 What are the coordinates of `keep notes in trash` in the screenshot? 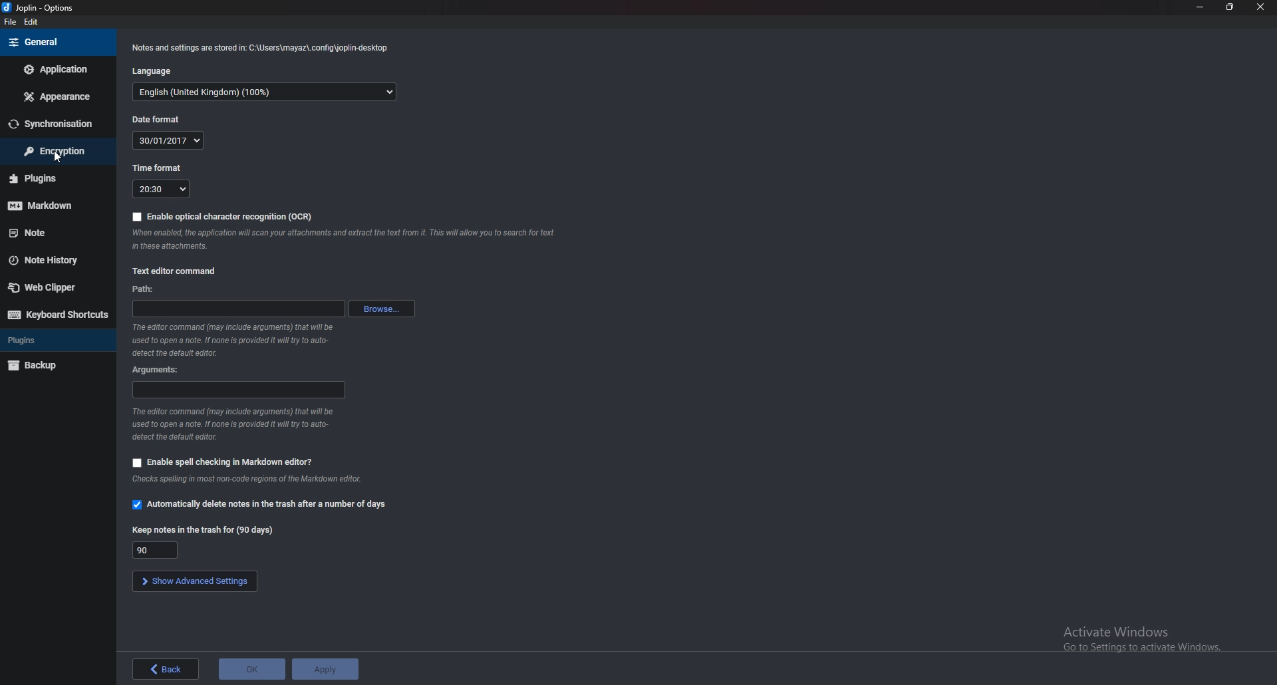 It's located at (154, 549).